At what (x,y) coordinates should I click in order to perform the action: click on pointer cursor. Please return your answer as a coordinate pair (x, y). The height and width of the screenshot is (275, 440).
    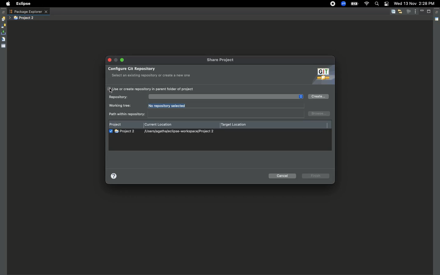
    Looking at the image, I should click on (111, 90).